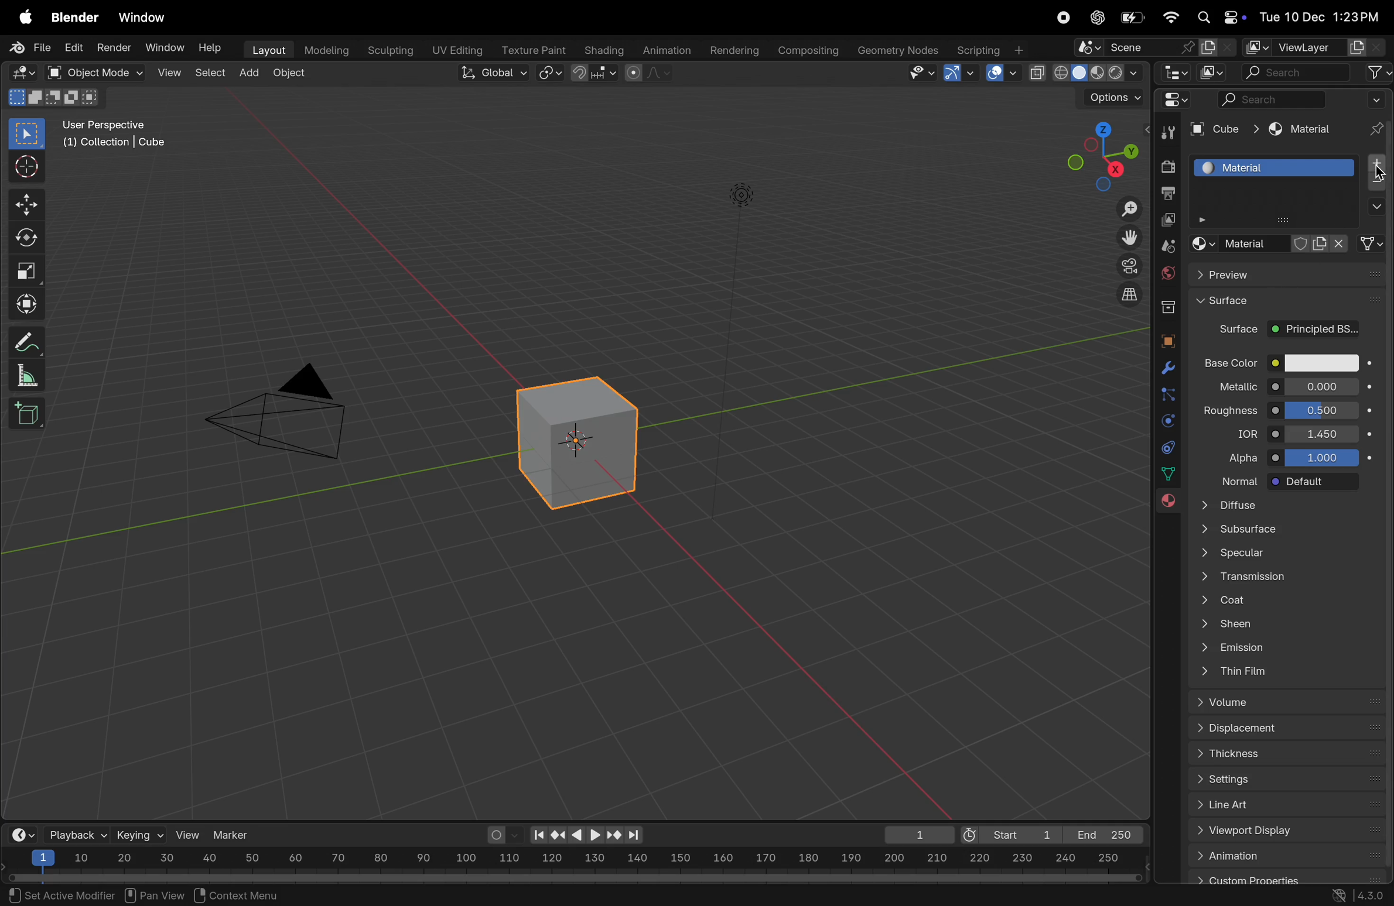 This screenshot has width=1394, height=906. Describe the element at coordinates (26, 414) in the screenshot. I see `3D cube` at that location.